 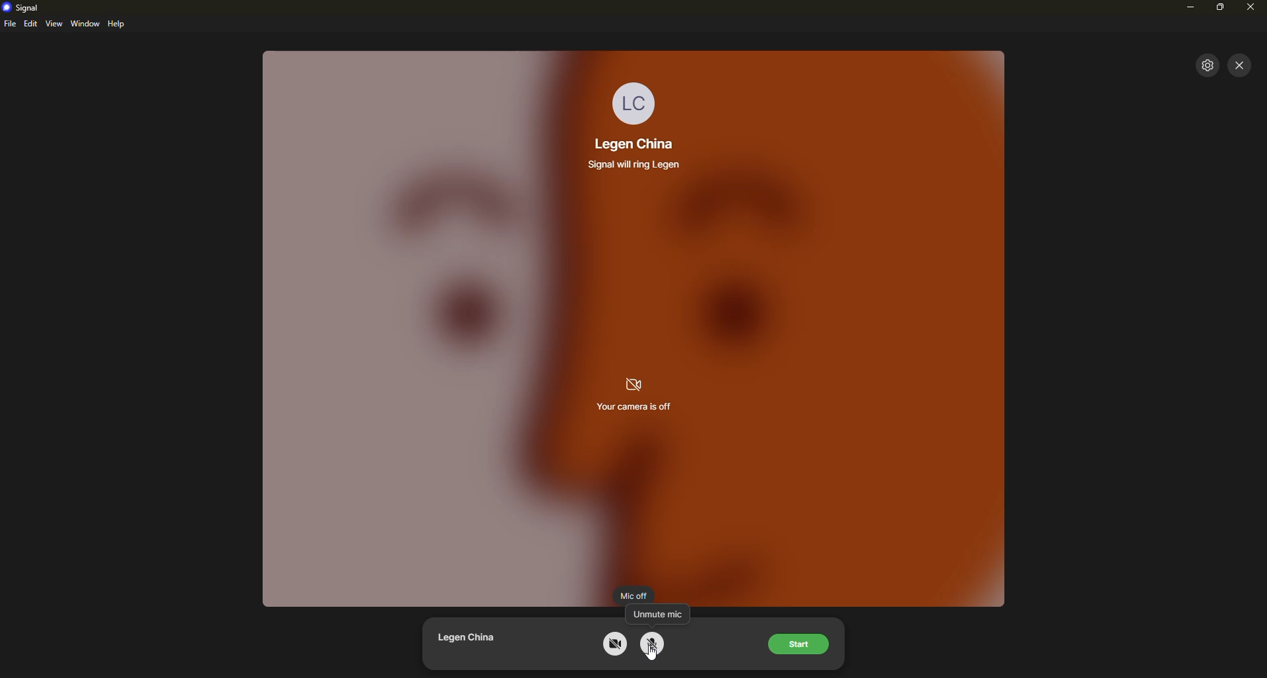 I want to click on cursor, so click(x=651, y=655).